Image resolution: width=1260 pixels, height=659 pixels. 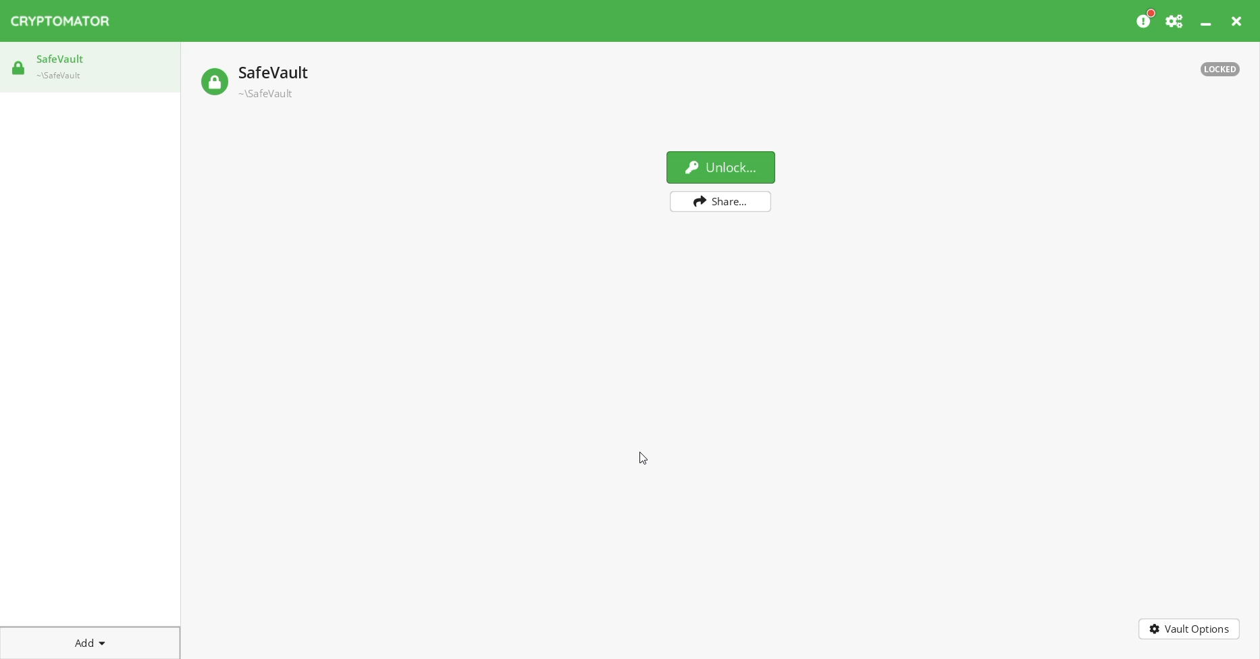 I want to click on Close, so click(x=1238, y=21).